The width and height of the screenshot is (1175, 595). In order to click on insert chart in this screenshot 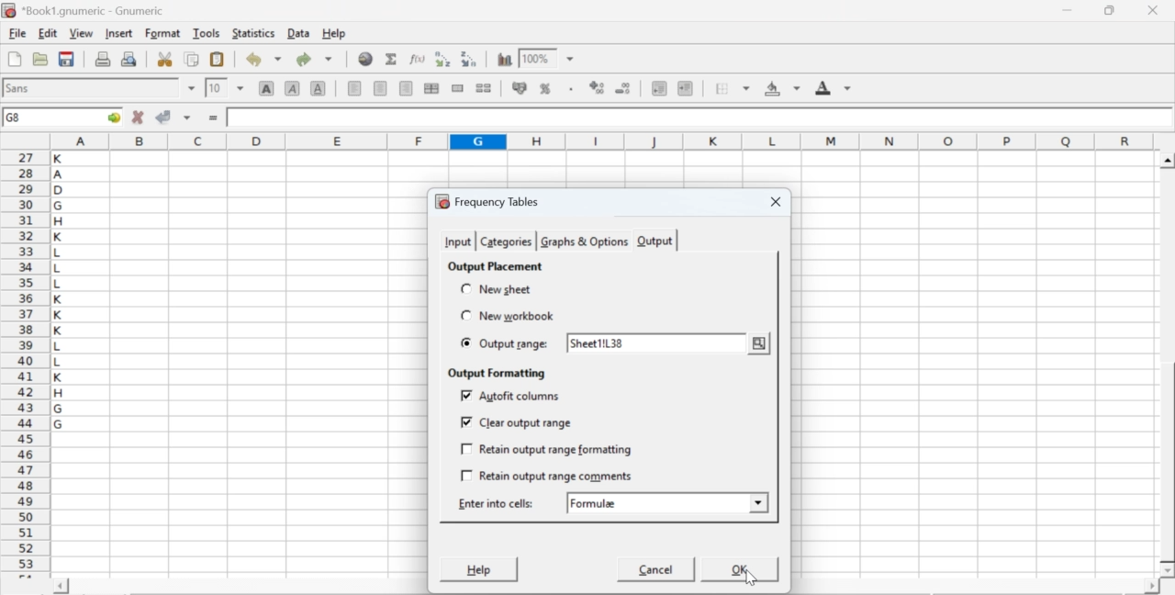, I will do `click(505, 58)`.